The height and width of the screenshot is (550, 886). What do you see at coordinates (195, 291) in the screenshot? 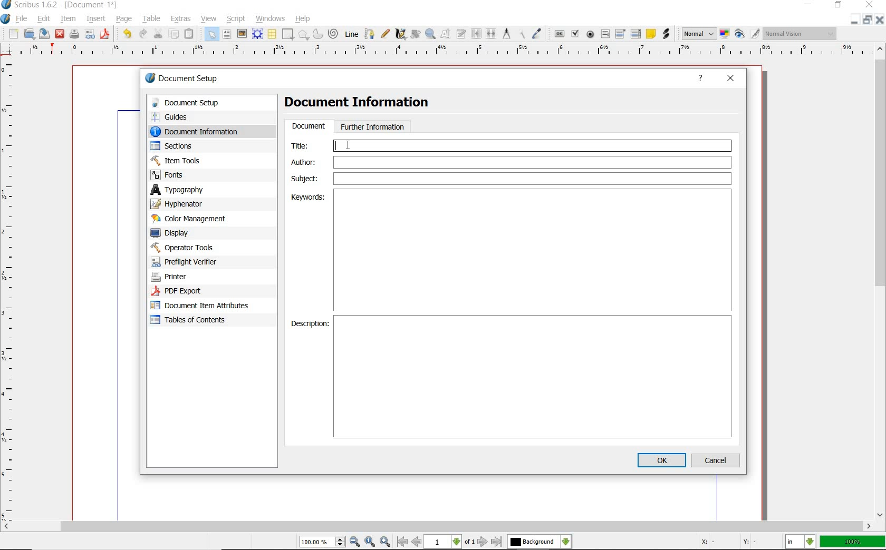
I see `PDF Export` at bounding box center [195, 291].